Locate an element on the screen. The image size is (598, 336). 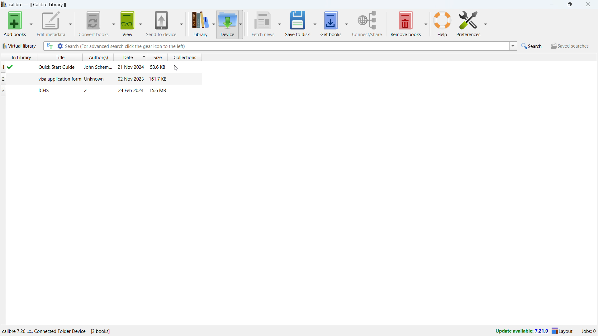
view options is located at coordinates (140, 22).